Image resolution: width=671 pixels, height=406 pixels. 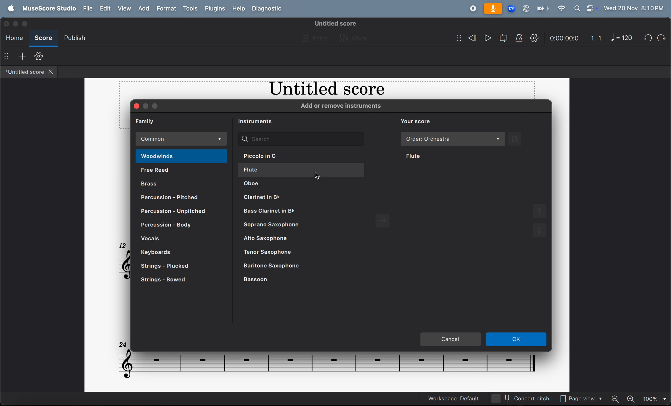 I want to click on zoom, so click(x=511, y=8).